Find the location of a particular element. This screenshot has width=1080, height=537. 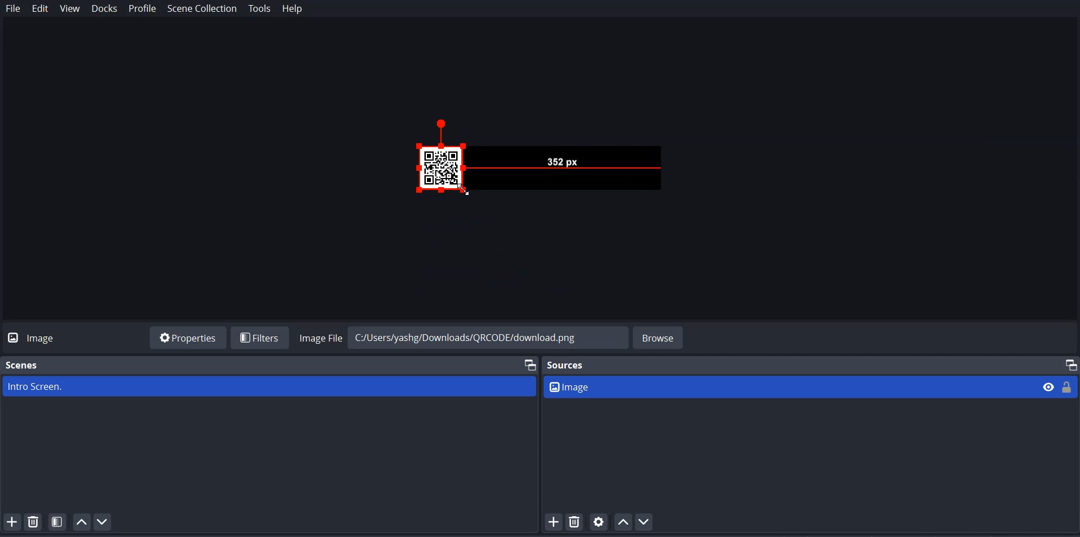

Move Source Down is located at coordinates (644, 521).